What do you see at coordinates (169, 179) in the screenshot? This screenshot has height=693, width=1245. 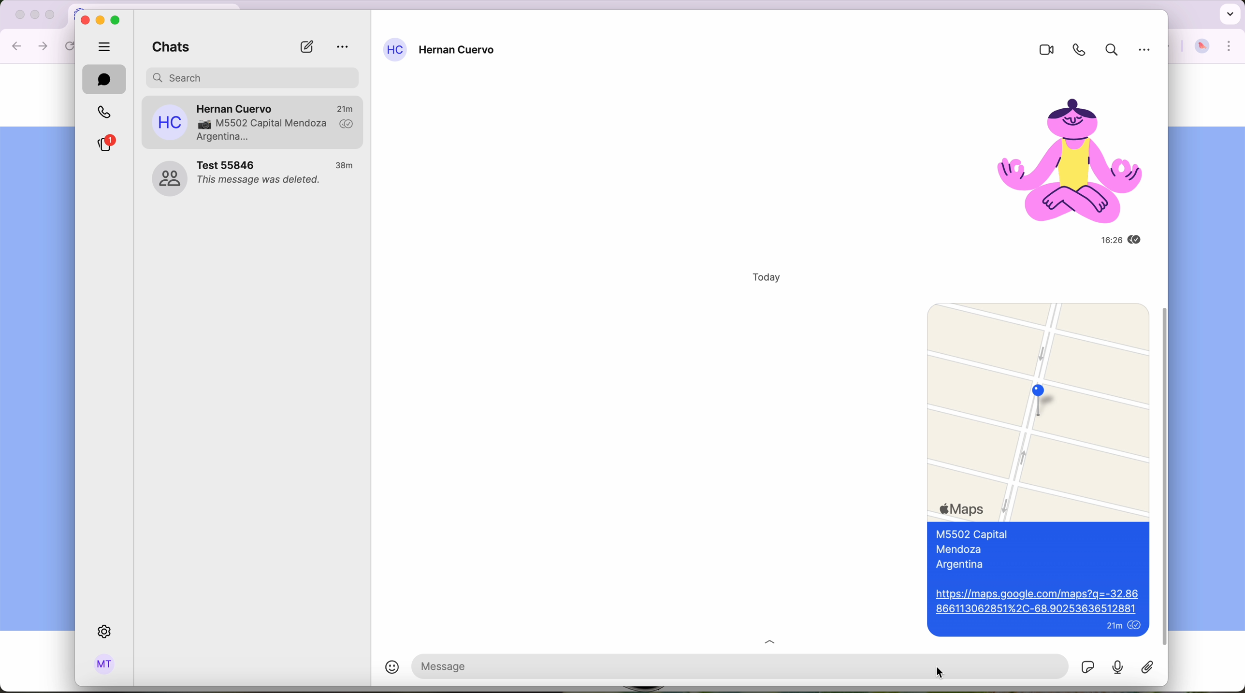 I see `00
ca` at bounding box center [169, 179].